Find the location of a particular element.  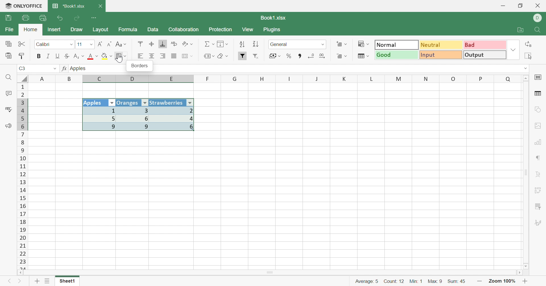

Insert cells is located at coordinates (342, 45).